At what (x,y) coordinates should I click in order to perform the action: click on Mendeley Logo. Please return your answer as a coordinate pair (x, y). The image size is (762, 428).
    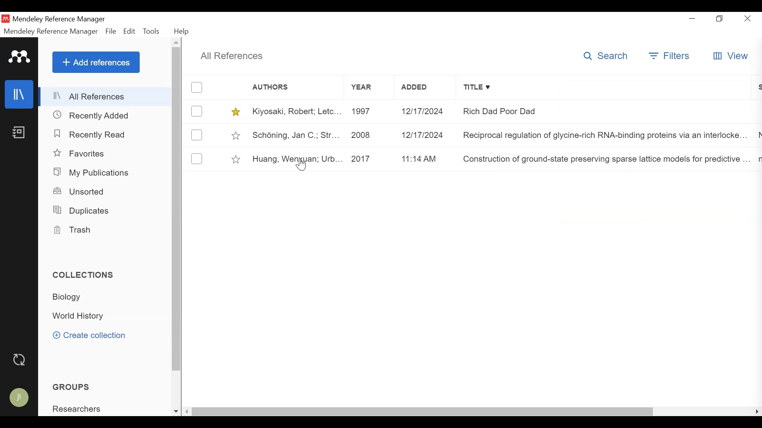
    Looking at the image, I should click on (19, 56).